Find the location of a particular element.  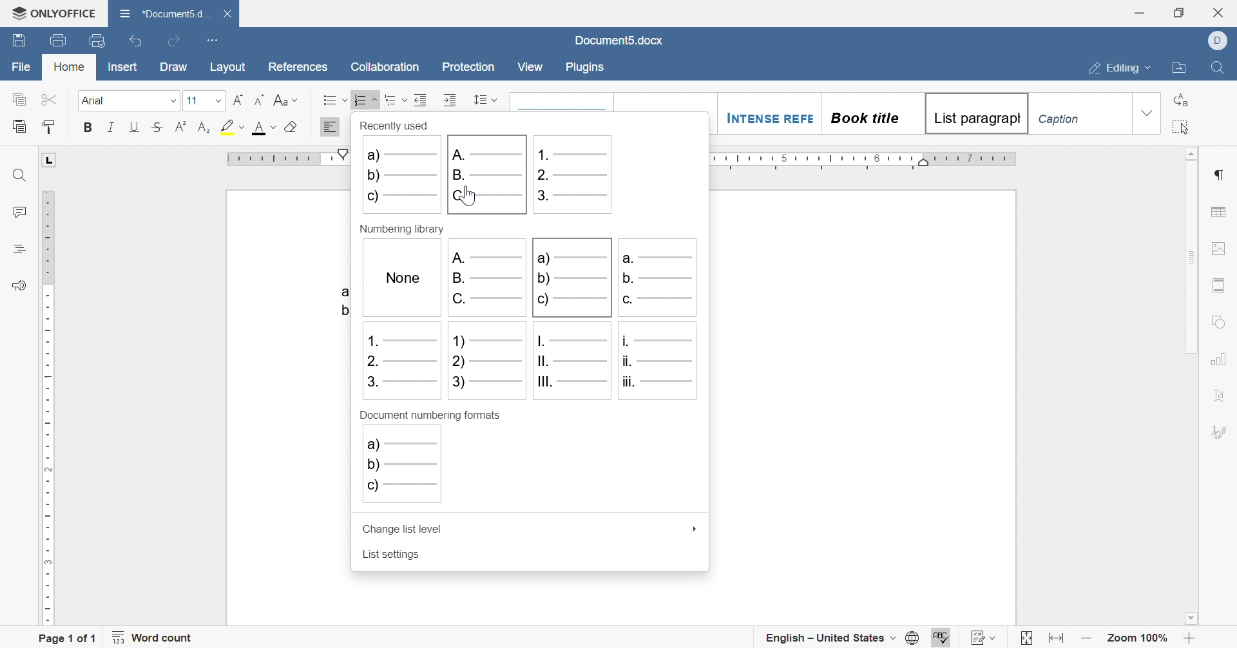

number alignment is located at coordinates (577, 316).